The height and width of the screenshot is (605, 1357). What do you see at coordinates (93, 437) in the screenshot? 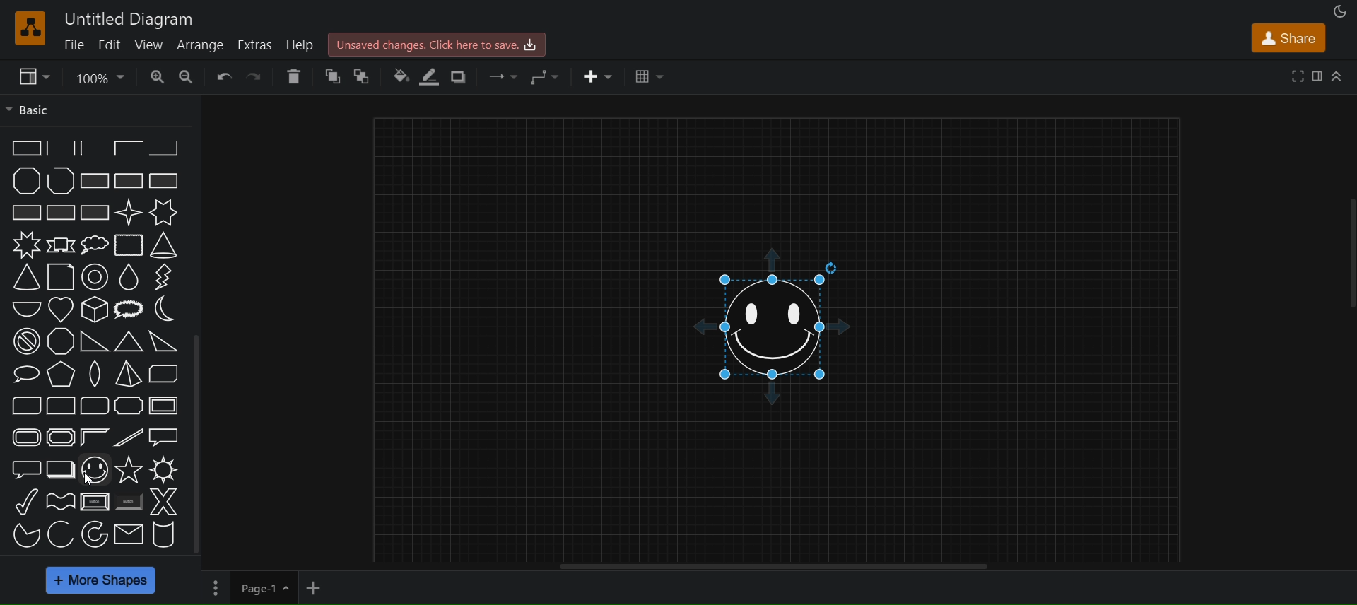
I see `frame corner` at bounding box center [93, 437].